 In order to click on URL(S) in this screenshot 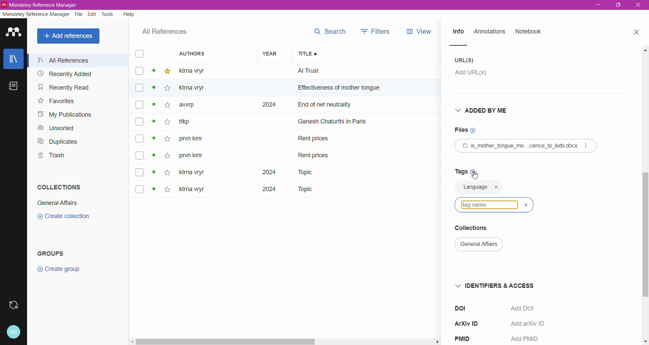, I will do `click(465, 60)`.